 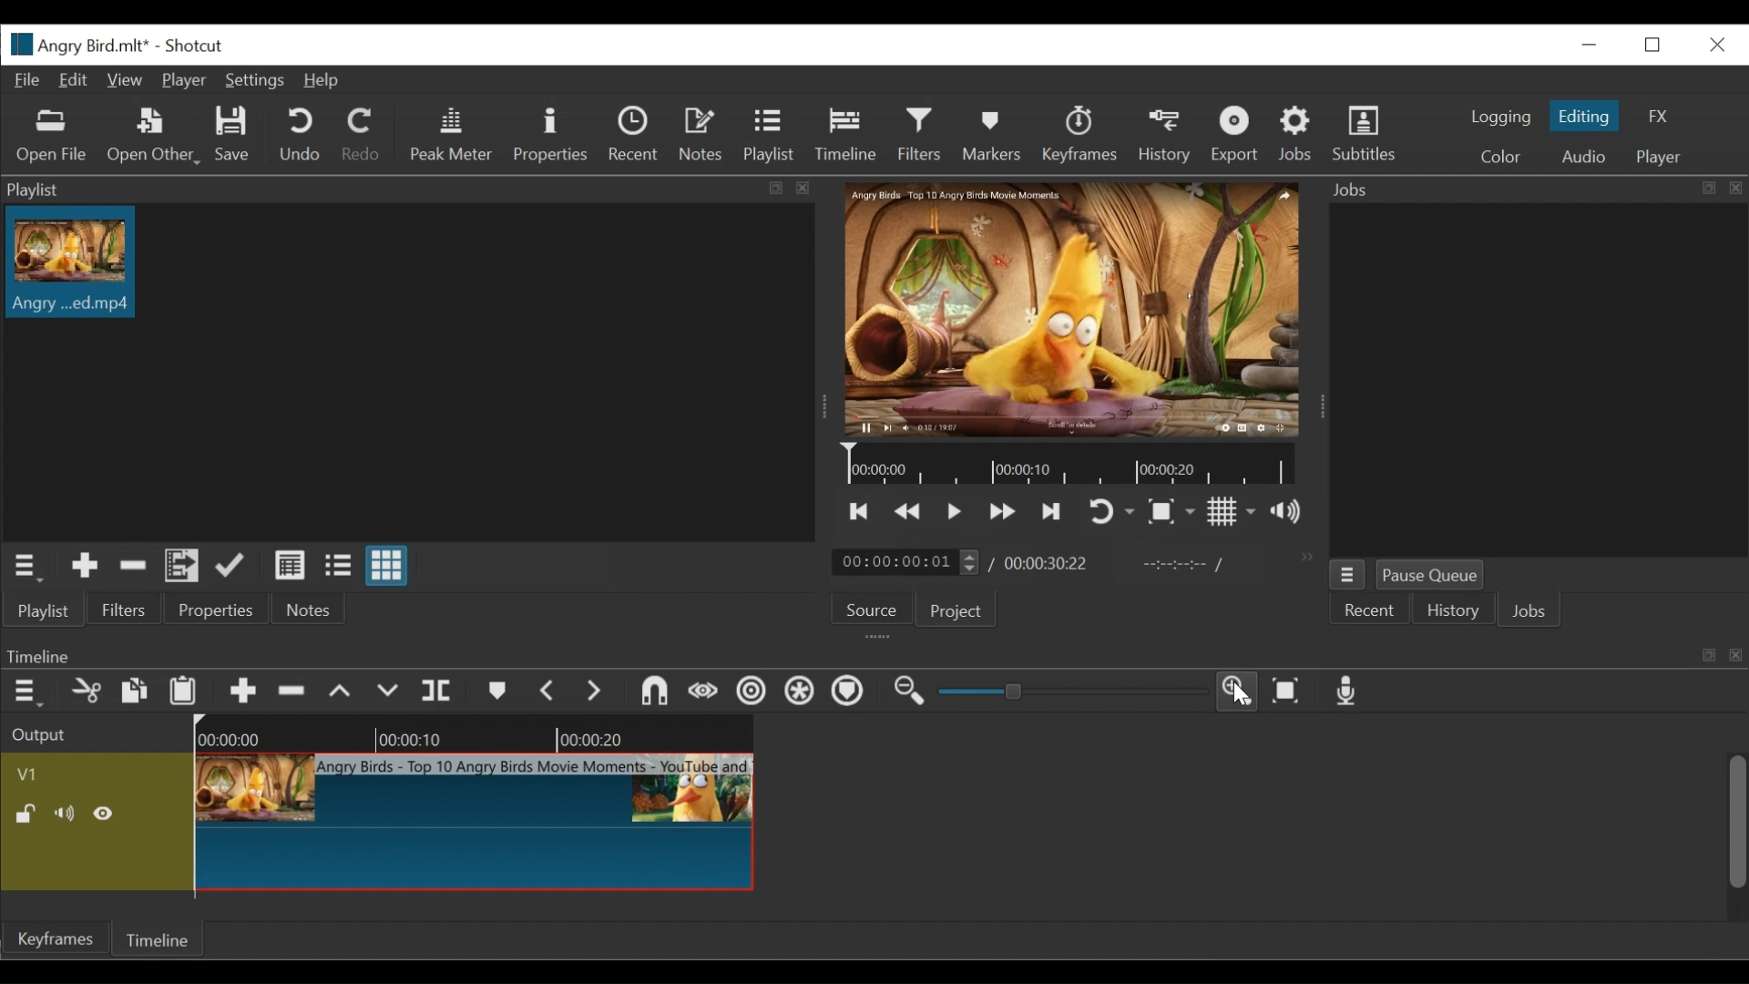 What do you see at coordinates (181, 568) in the screenshot?
I see `Add files to the playlist` at bounding box center [181, 568].